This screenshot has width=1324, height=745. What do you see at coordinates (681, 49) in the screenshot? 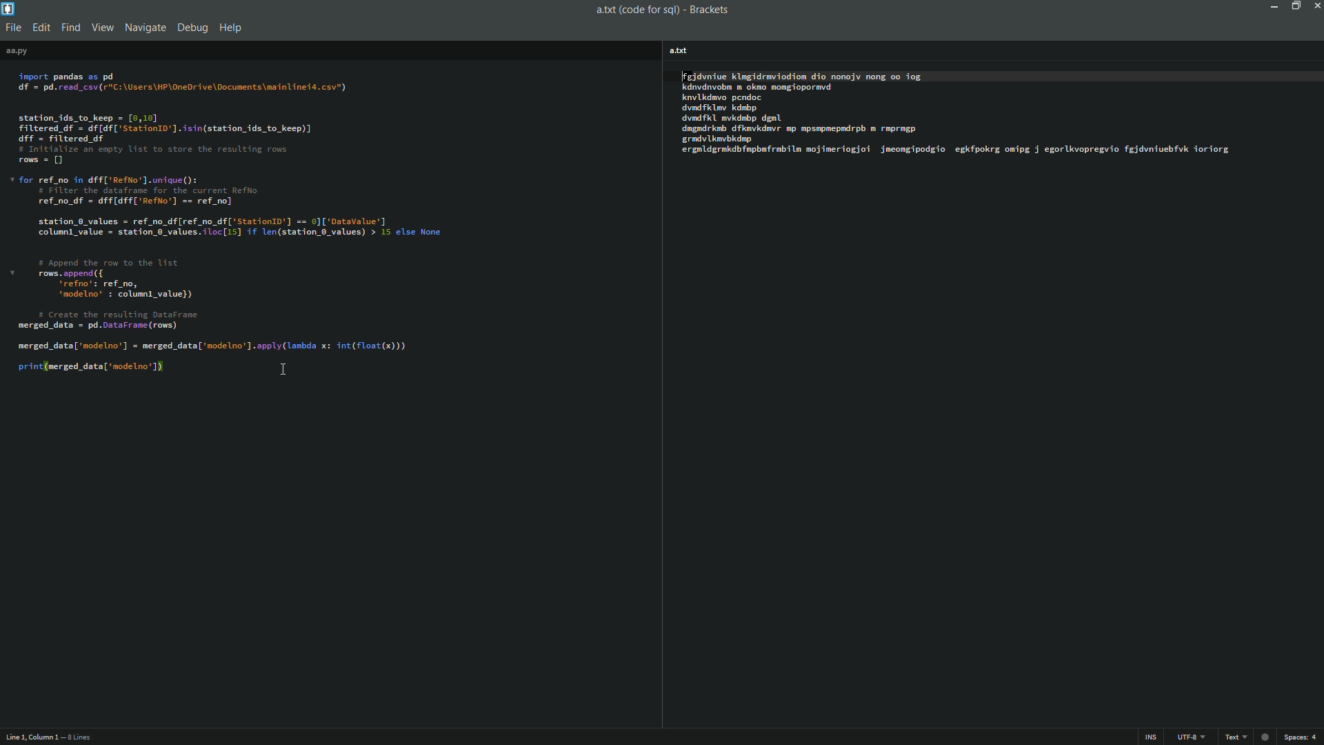
I see `file name` at bounding box center [681, 49].